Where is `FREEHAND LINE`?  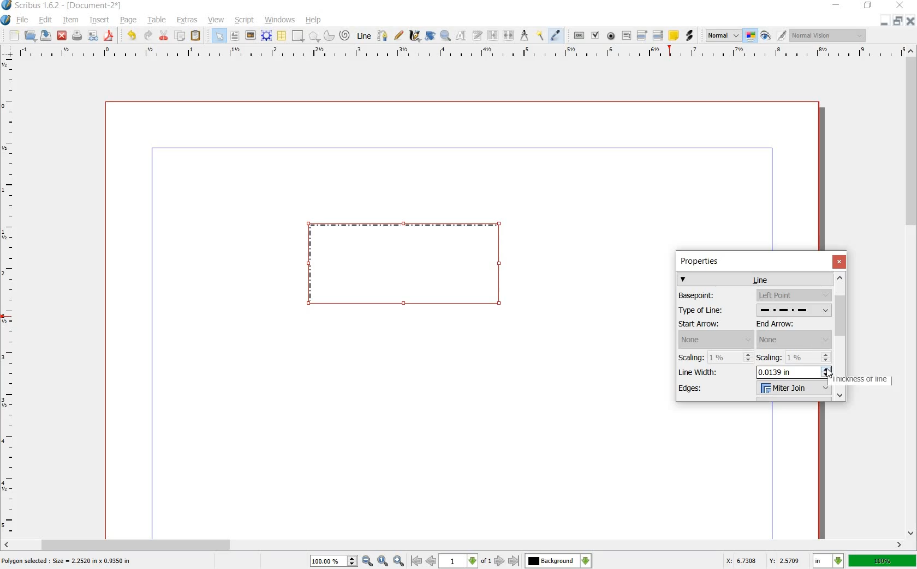
FREEHAND LINE is located at coordinates (399, 36).